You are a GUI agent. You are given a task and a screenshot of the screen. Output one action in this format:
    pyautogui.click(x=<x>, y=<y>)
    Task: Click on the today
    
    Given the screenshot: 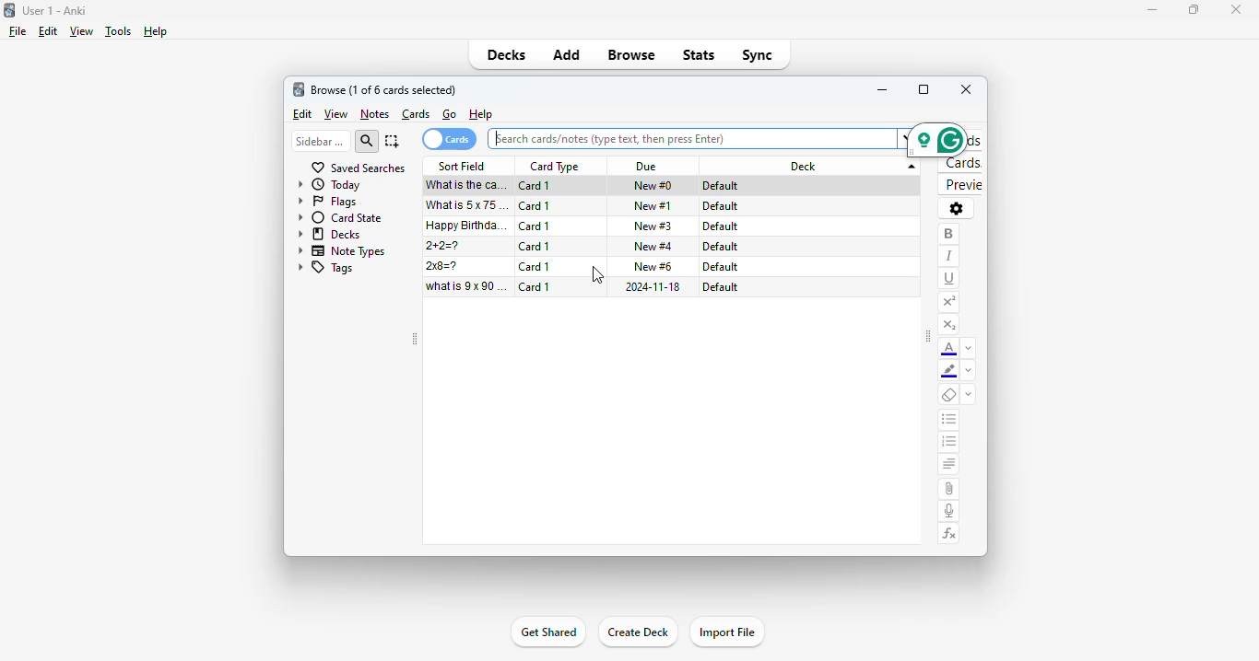 What is the action you would take?
    pyautogui.click(x=330, y=185)
    